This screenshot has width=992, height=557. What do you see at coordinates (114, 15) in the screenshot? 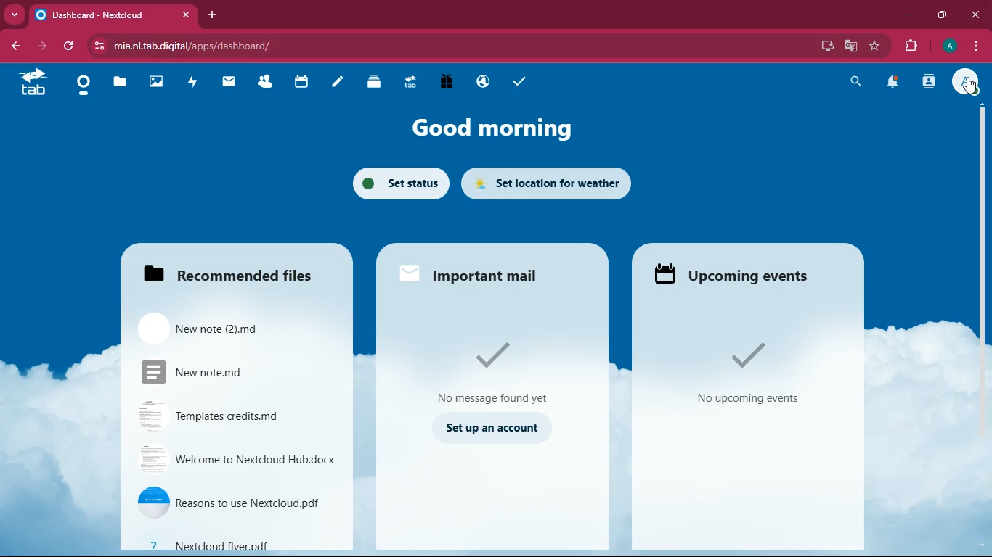
I see `tab` at bounding box center [114, 15].